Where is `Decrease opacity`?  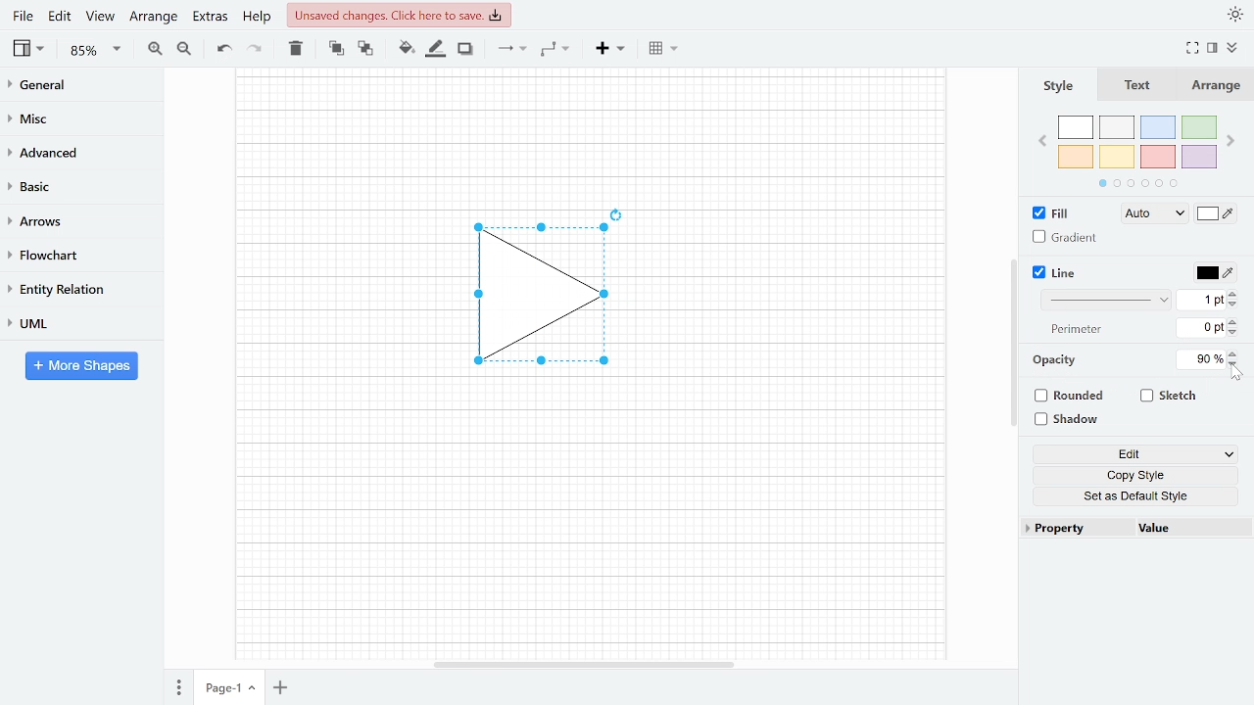
Decrease opacity is located at coordinates (1235, 364).